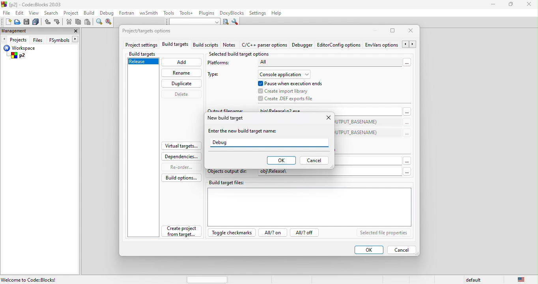 This screenshot has width=538, height=284. Describe the element at coordinates (387, 233) in the screenshot. I see `selected file properties` at that location.